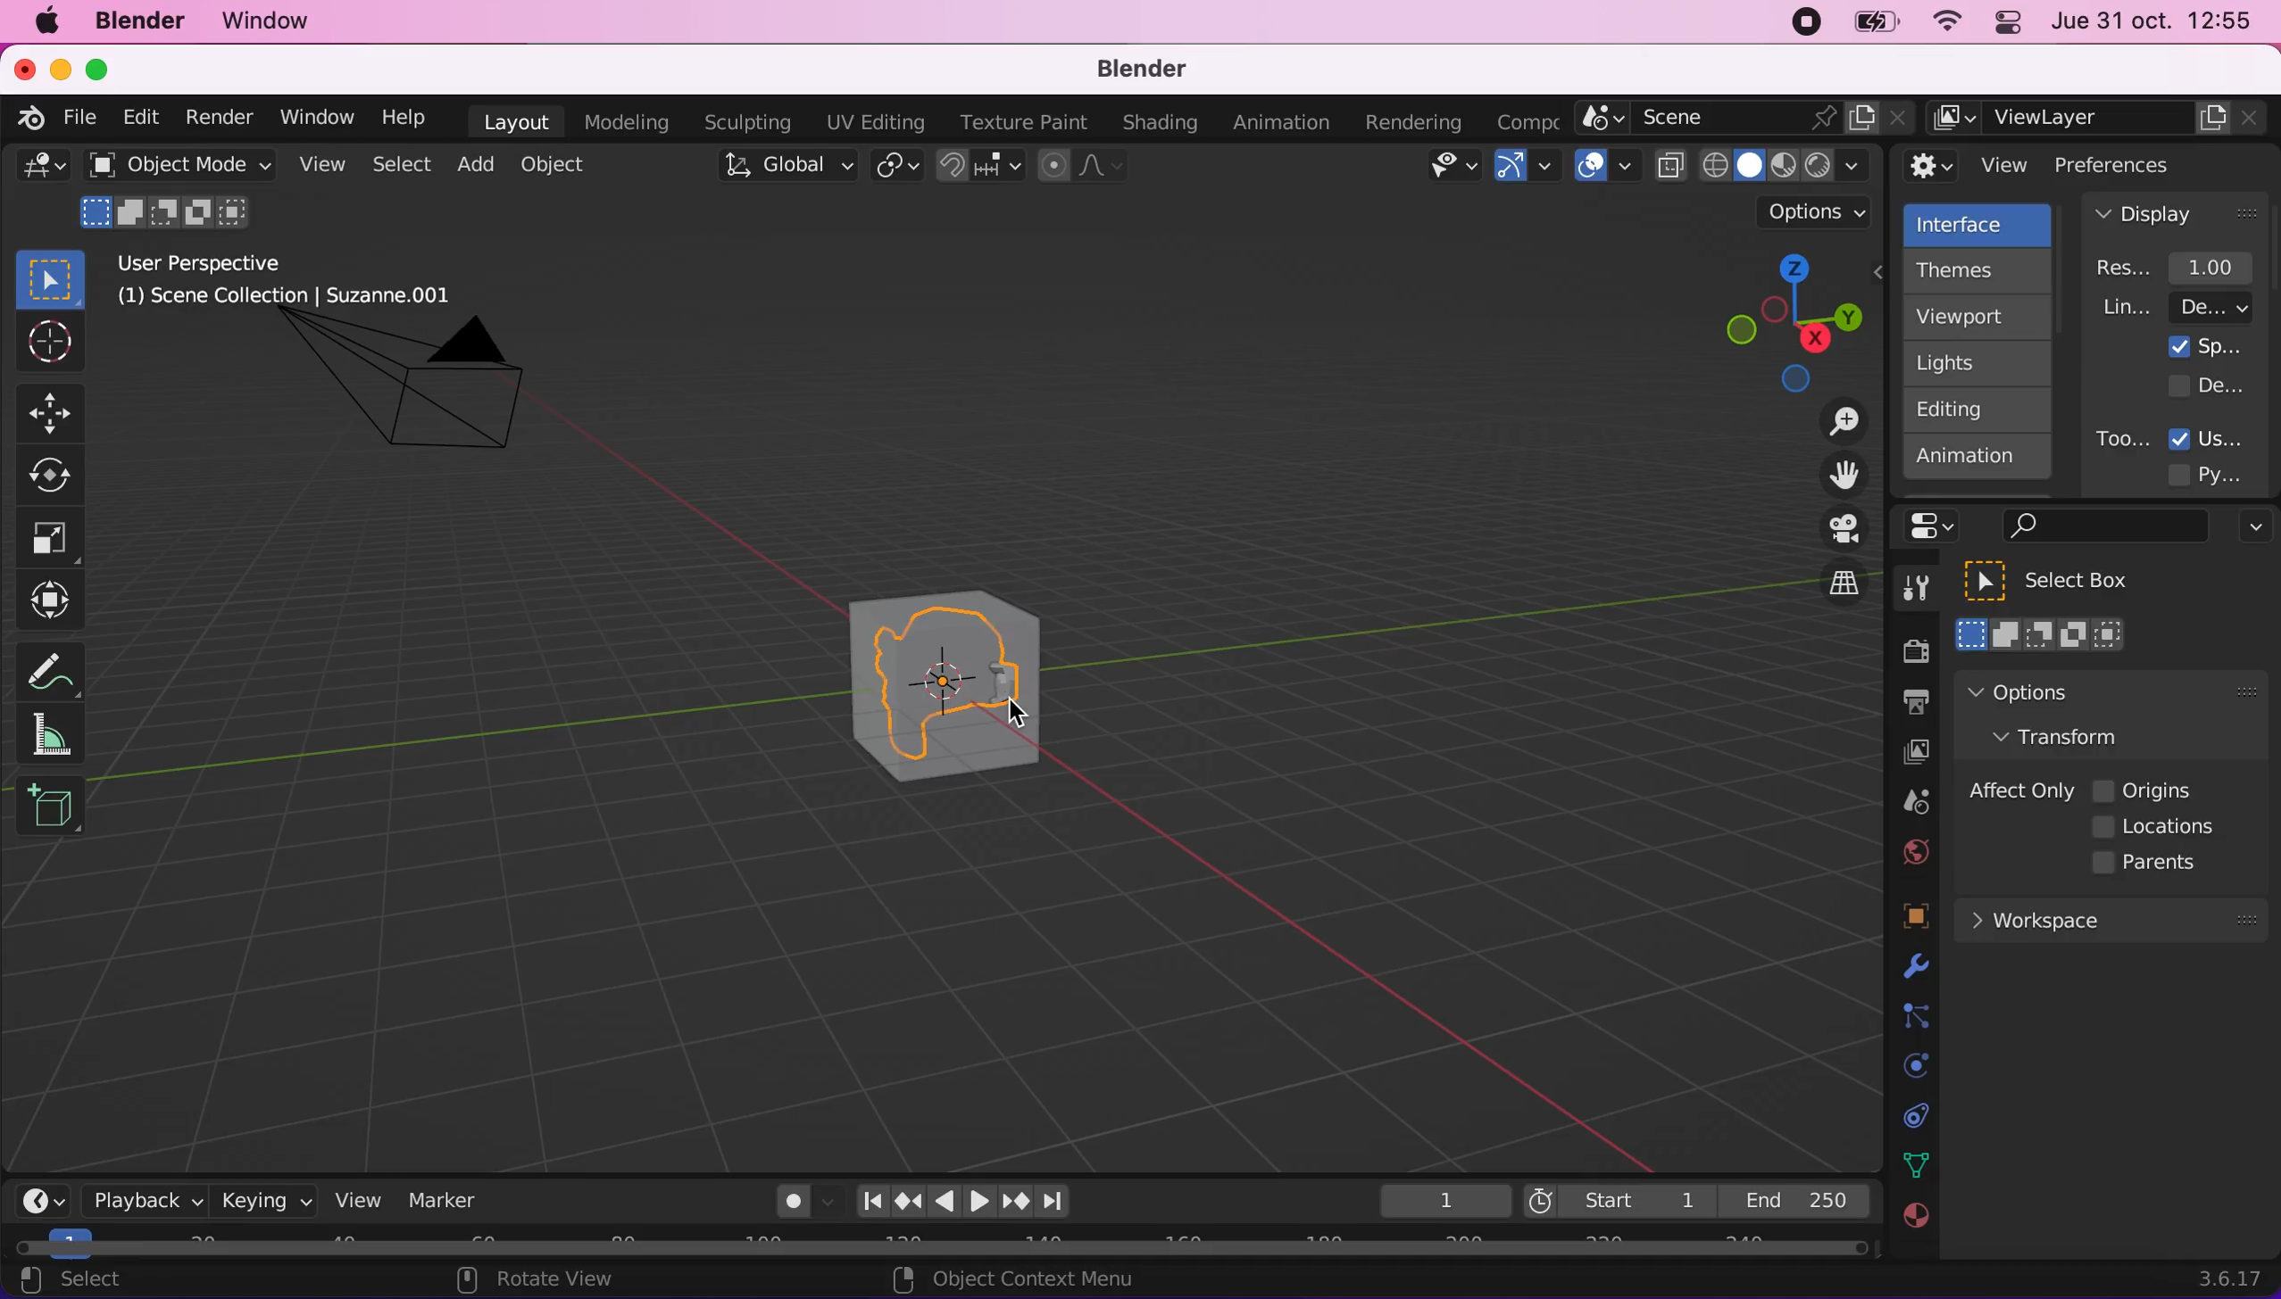 The image size is (2281, 1299). What do you see at coordinates (794, 1206) in the screenshot?
I see `autokeying` at bounding box center [794, 1206].